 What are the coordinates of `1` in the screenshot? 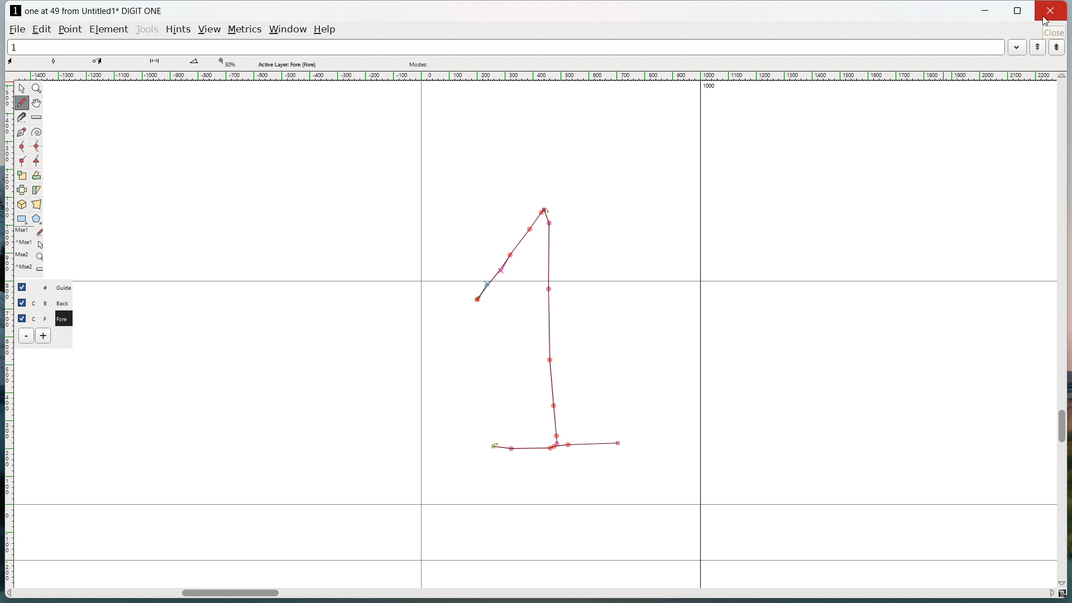 It's located at (505, 46).